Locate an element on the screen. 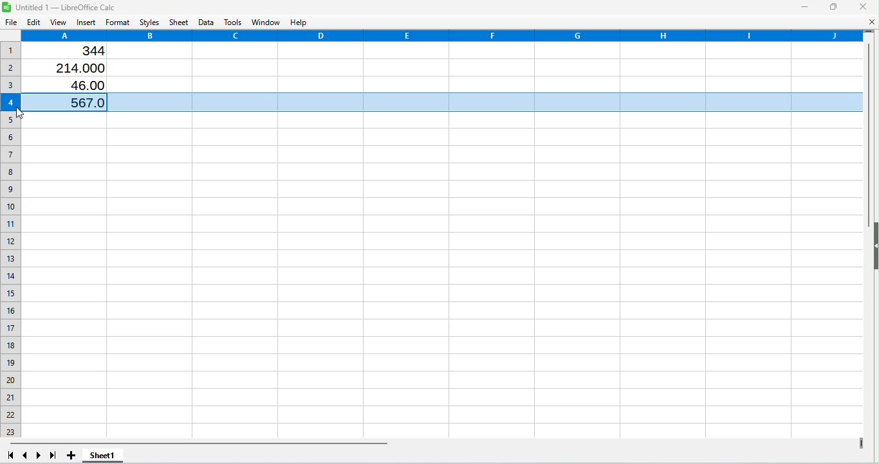 This screenshot has height=464, width=879. Minimize is located at coordinates (803, 8).